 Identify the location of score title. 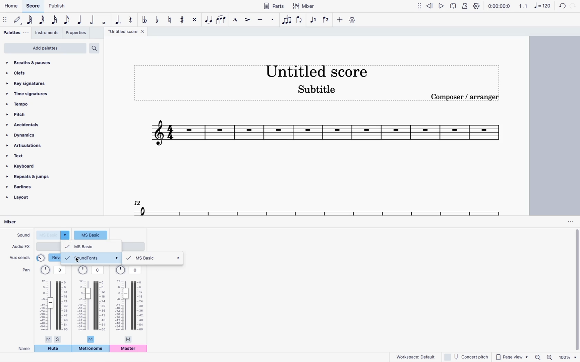
(127, 31).